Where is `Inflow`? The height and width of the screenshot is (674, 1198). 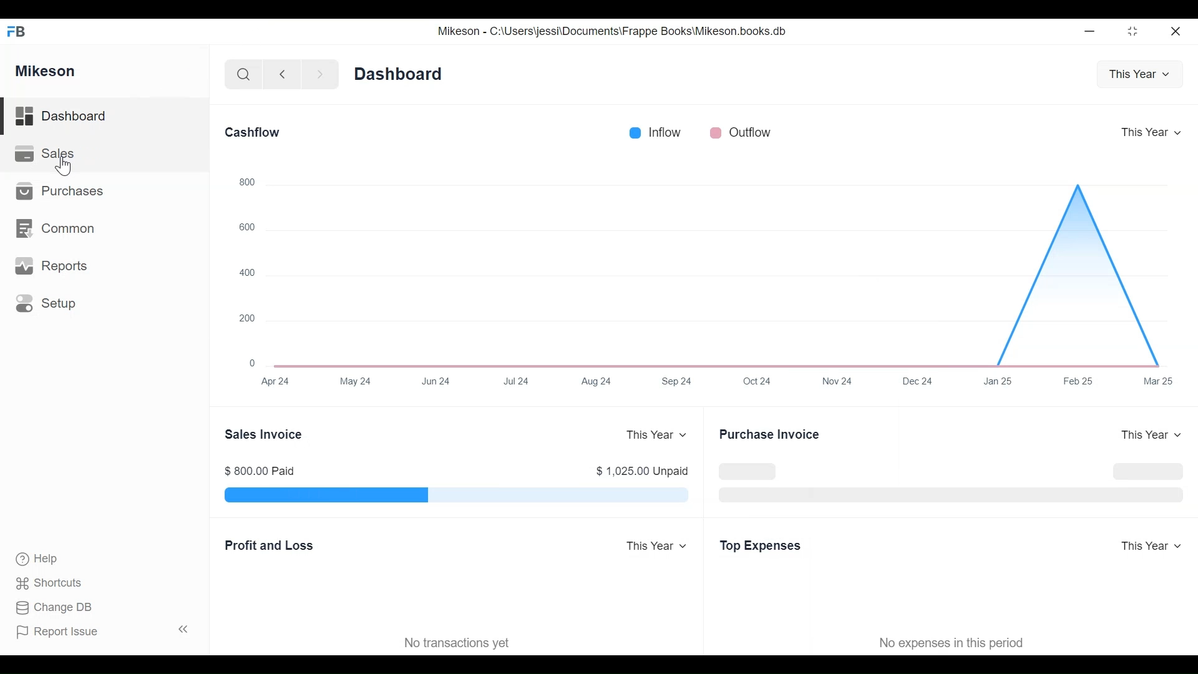 Inflow is located at coordinates (654, 131).